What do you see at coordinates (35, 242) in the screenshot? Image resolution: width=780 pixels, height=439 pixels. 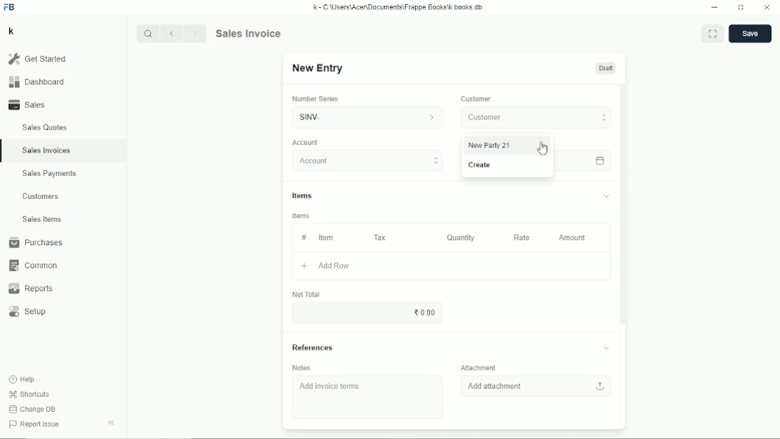 I see `Purchases` at bounding box center [35, 242].